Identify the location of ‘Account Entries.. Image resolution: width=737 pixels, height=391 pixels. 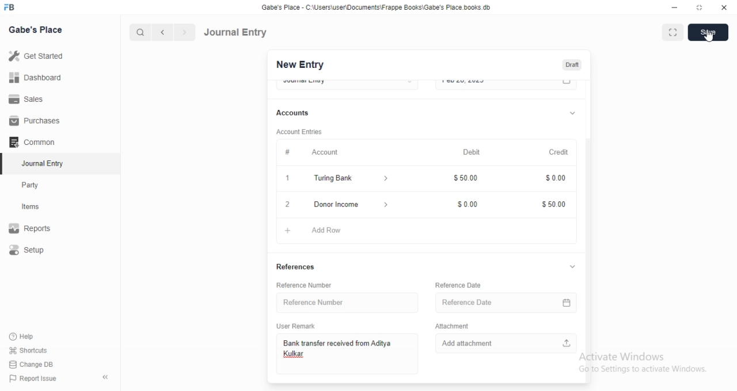
(301, 133).